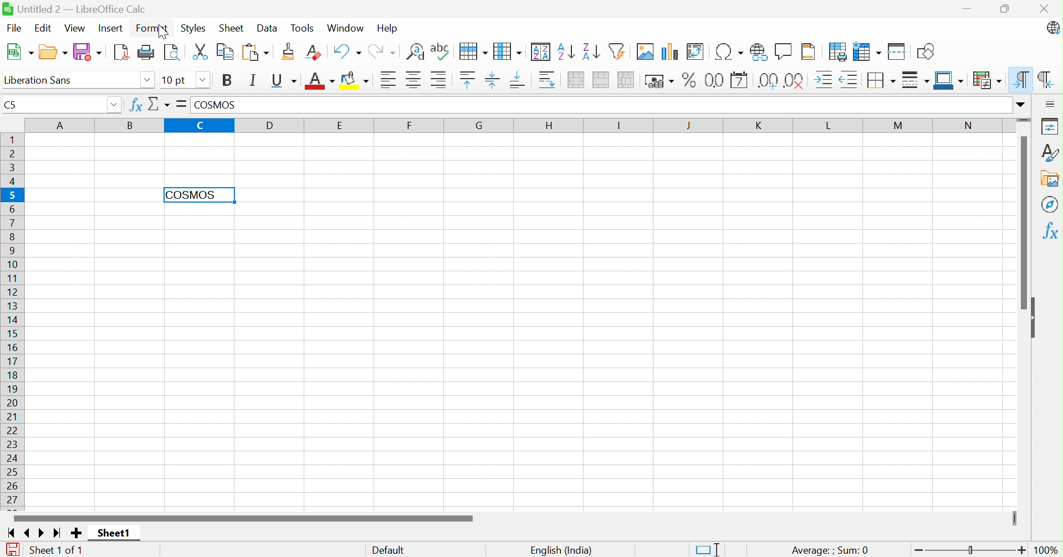  Describe the element at coordinates (1022, 550) in the screenshot. I see `Zoom In` at that location.